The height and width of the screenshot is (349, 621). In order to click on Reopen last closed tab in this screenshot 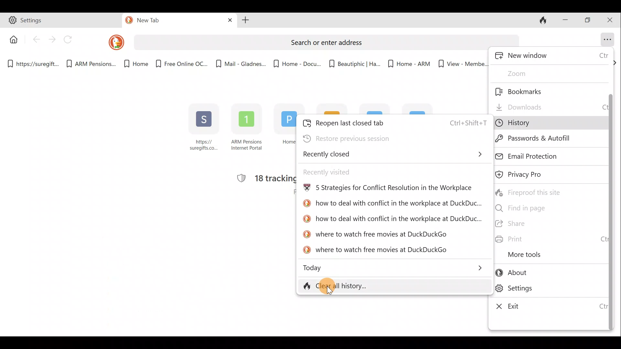, I will do `click(394, 122)`.